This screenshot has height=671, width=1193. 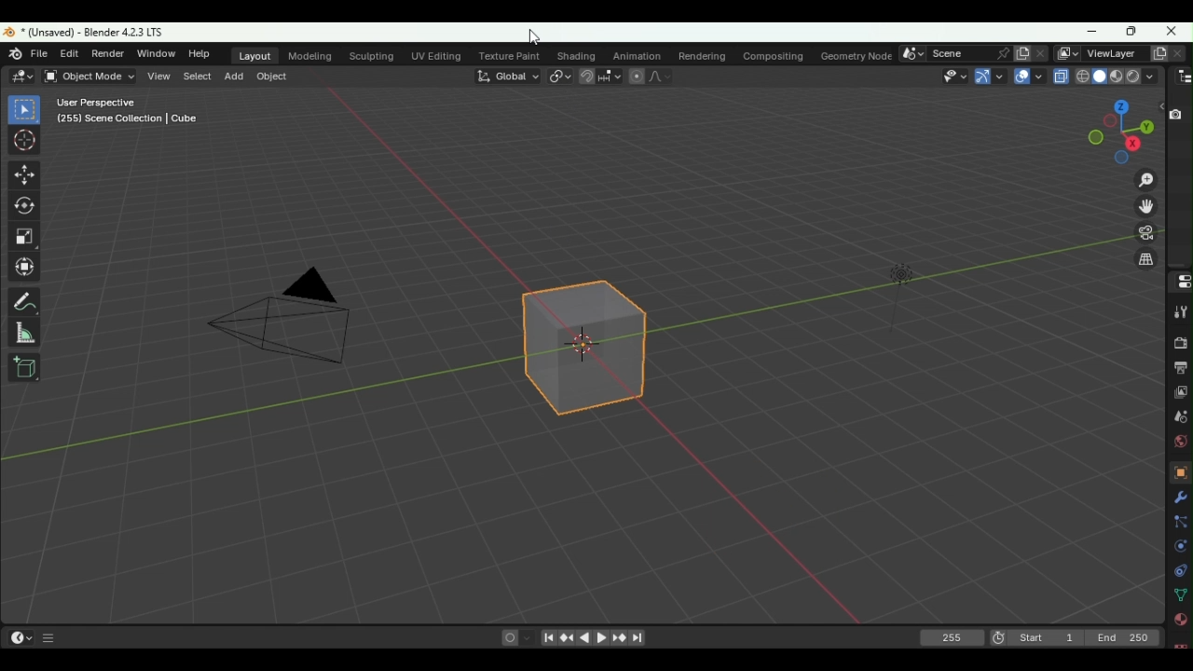 I want to click on Select, so click(x=196, y=75).